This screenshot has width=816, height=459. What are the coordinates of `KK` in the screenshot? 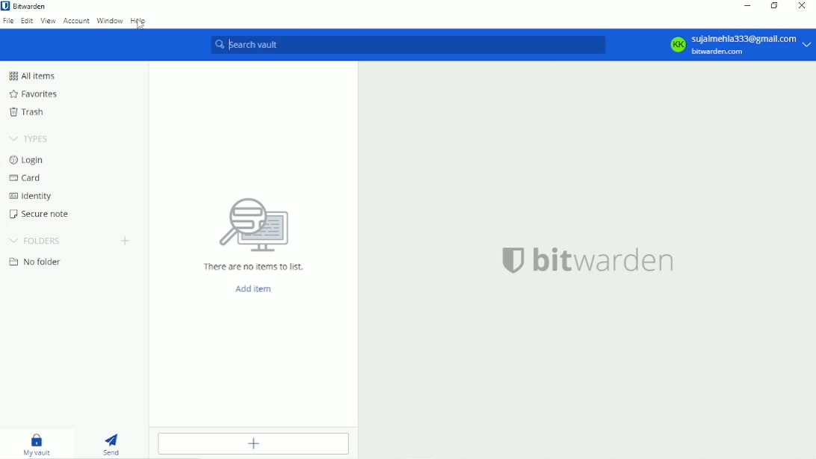 It's located at (677, 45).